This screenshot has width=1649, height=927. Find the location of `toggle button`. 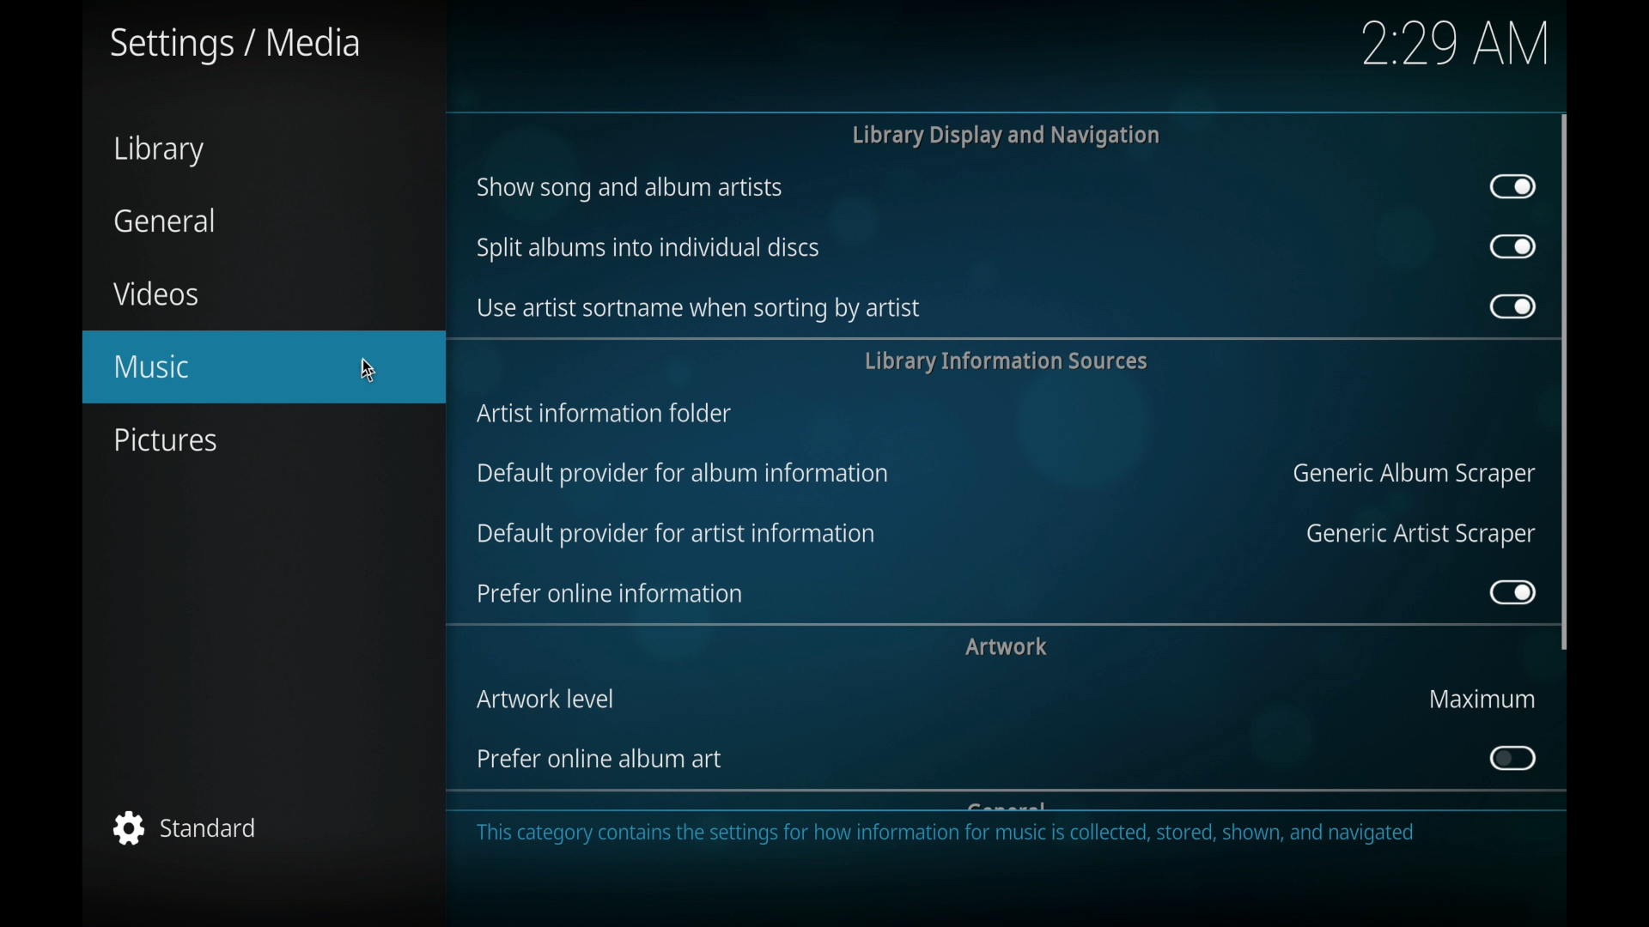

toggle button is located at coordinates (1511, 593).